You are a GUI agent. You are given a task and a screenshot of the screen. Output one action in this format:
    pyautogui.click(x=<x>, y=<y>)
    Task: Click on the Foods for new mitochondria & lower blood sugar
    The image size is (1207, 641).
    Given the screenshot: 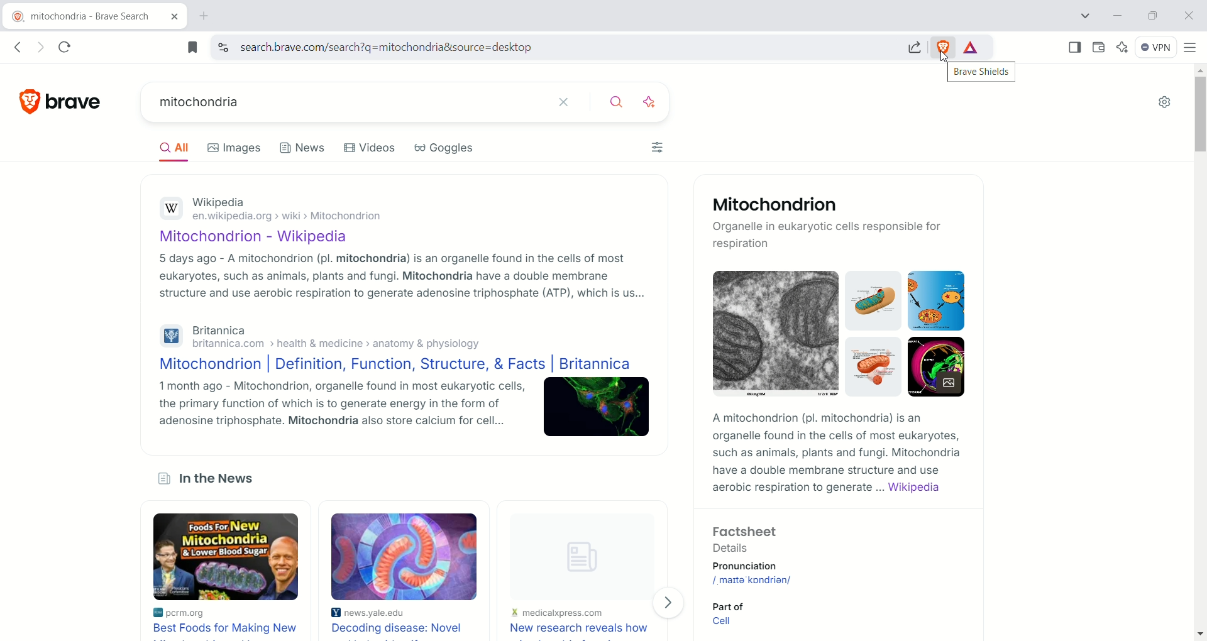 What is the action you would take?
    pyautogui.click(x=228, y=557)
    